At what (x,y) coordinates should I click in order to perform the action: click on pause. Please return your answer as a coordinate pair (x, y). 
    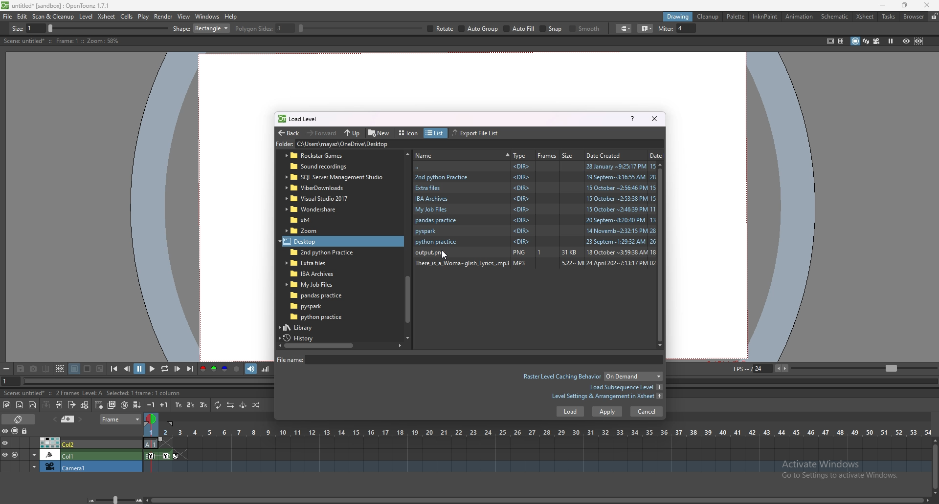
    Looking at the image, I should click on (139, 369).